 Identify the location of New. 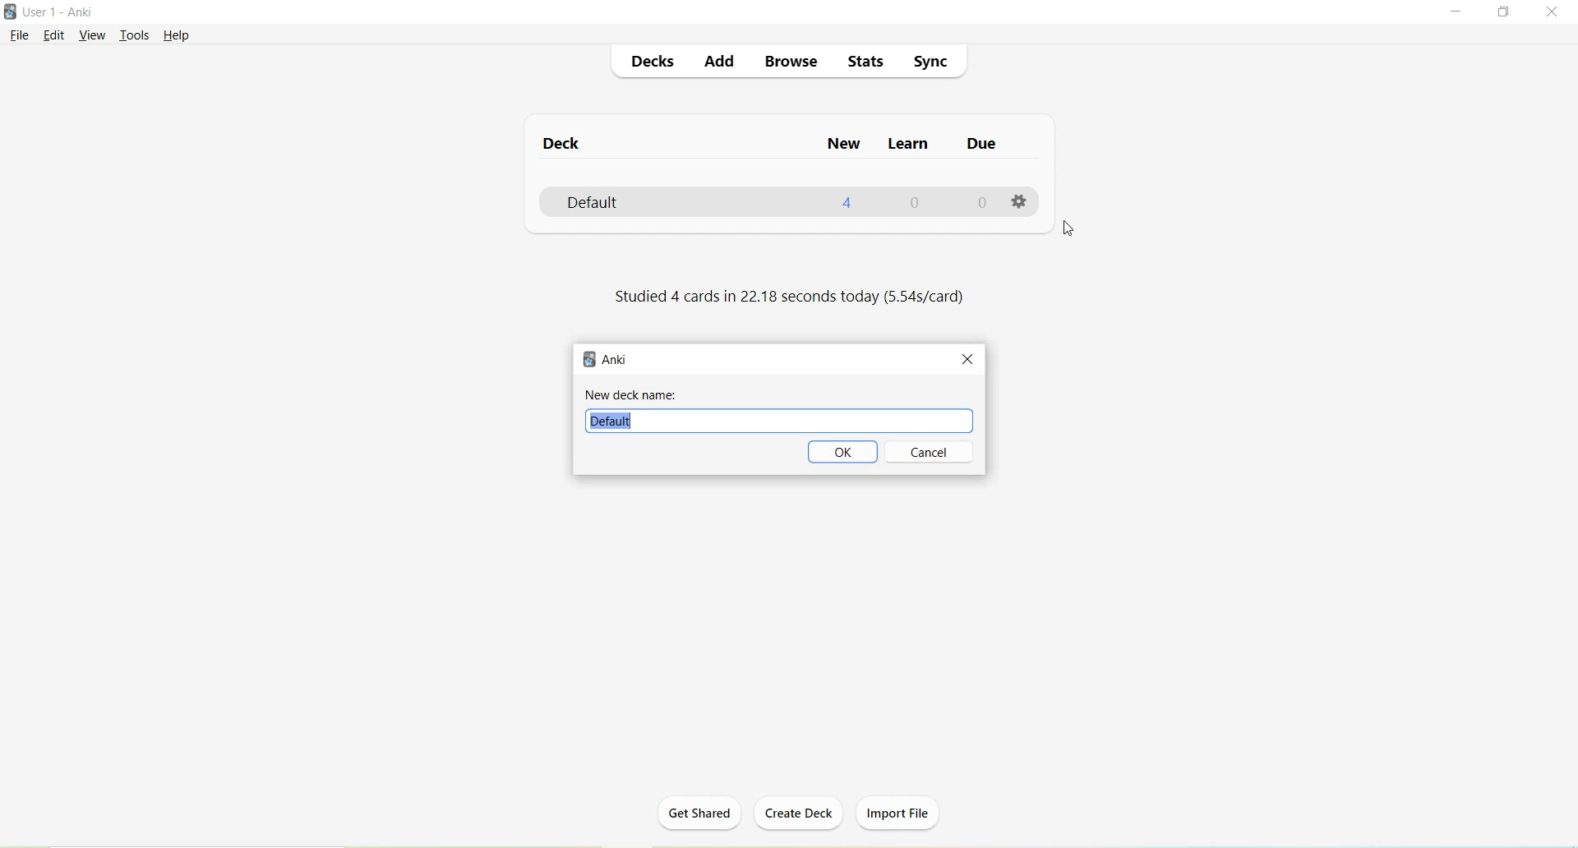
(843, 145).